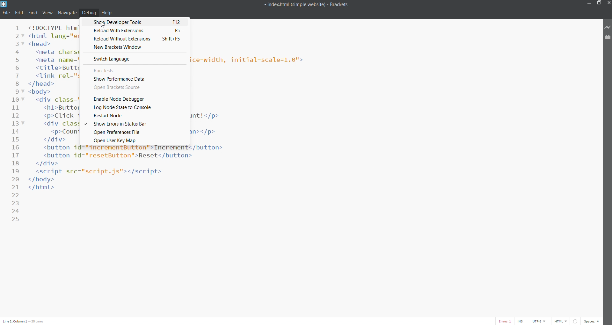 This screenshot has width=612, height=325. Describe the element at coordinates (134, 98) in the screenshot. I see `enable node debugger` at that location.